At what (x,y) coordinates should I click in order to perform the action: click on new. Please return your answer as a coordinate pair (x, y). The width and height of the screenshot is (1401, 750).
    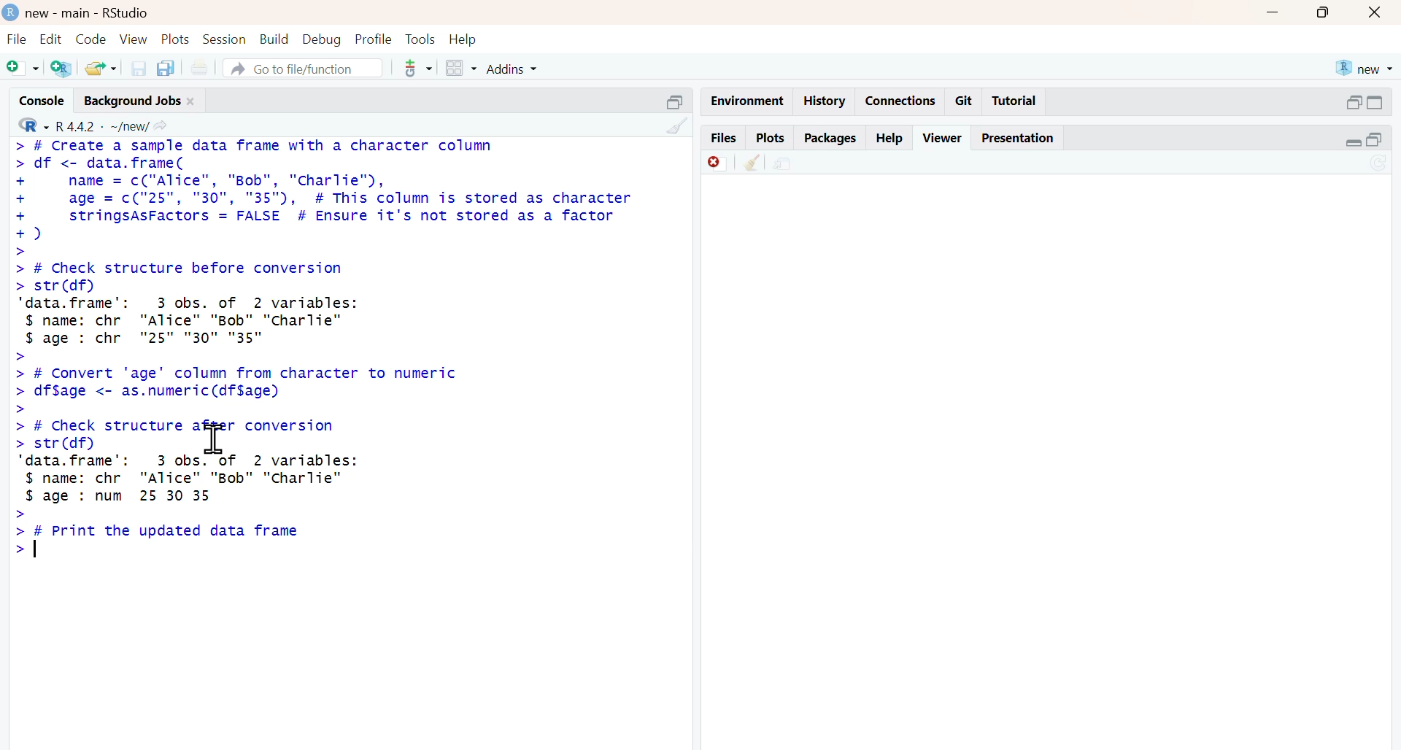
    Looking at the image, I should click on (1365, 68).